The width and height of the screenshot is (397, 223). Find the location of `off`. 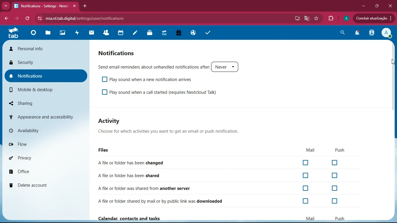

off is located at coordinates (307, 175).